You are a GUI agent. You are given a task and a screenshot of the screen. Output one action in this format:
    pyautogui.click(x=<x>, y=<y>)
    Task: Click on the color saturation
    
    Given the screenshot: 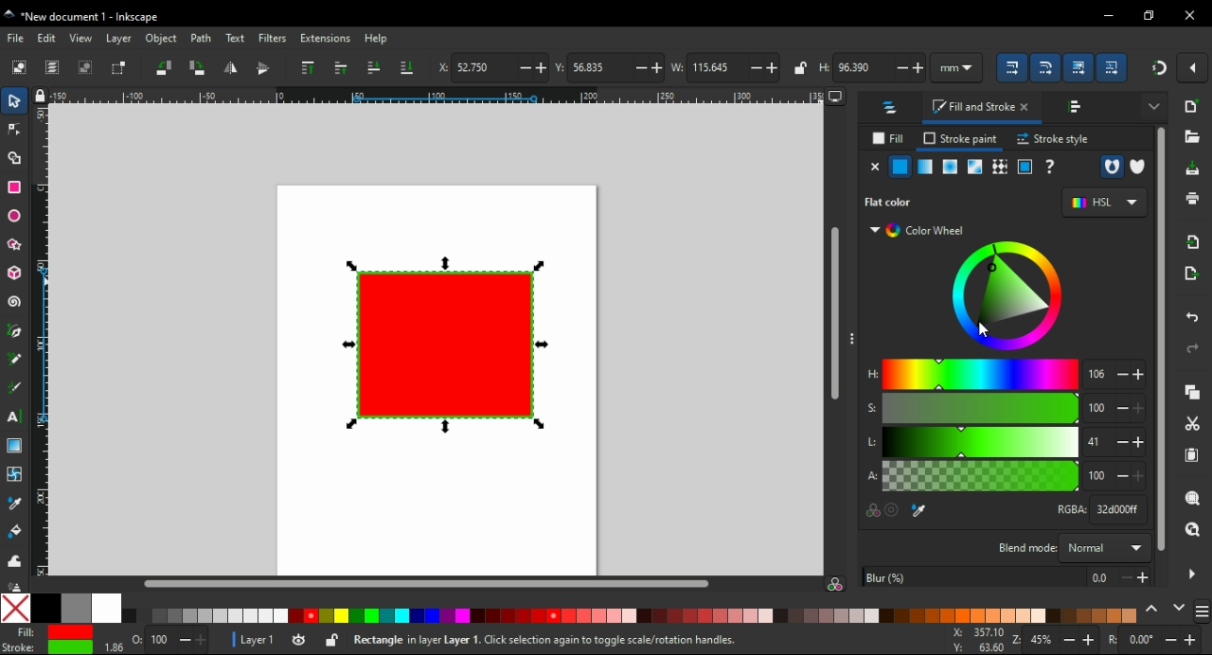 What is the action you would take?
    pyautogui.click(x=835, y=582)
    